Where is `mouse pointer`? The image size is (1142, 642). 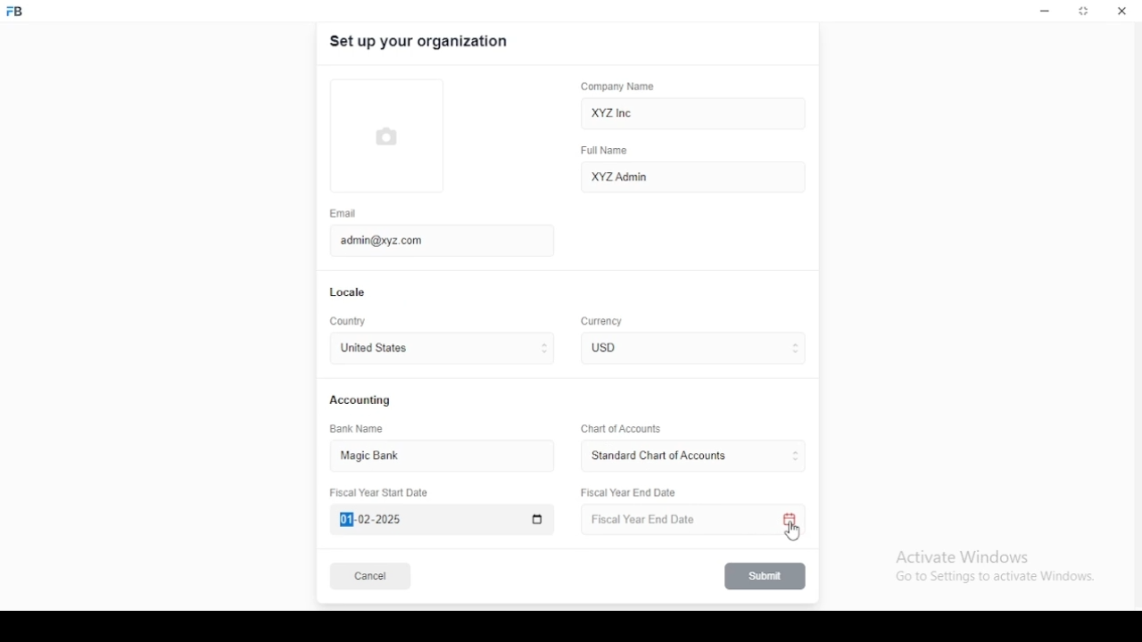 mouse pointer is located at coordinates (788, 533).